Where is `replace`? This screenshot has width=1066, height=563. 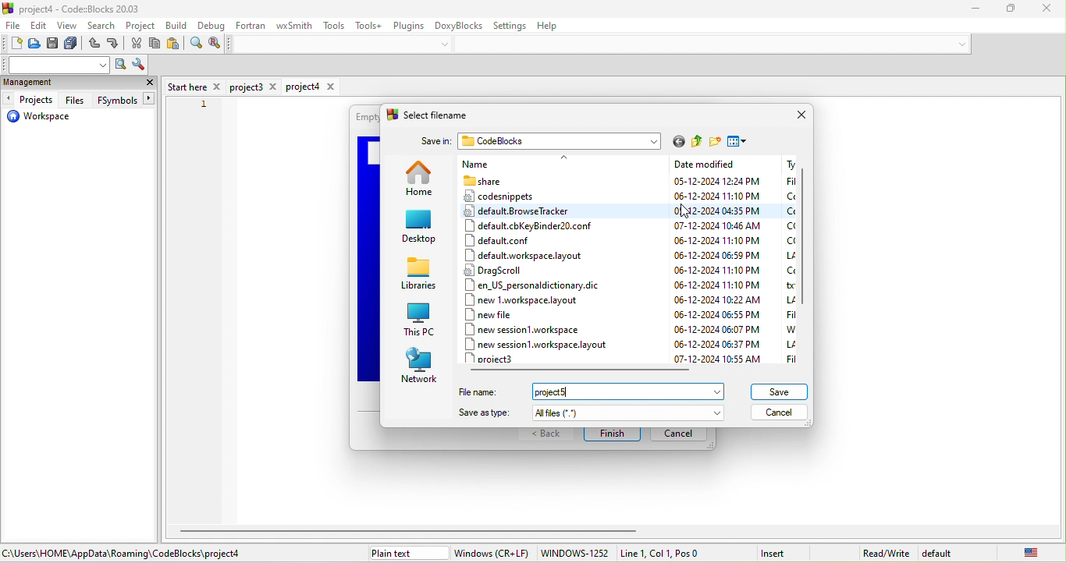 replace is located at coordinates (215, 44).